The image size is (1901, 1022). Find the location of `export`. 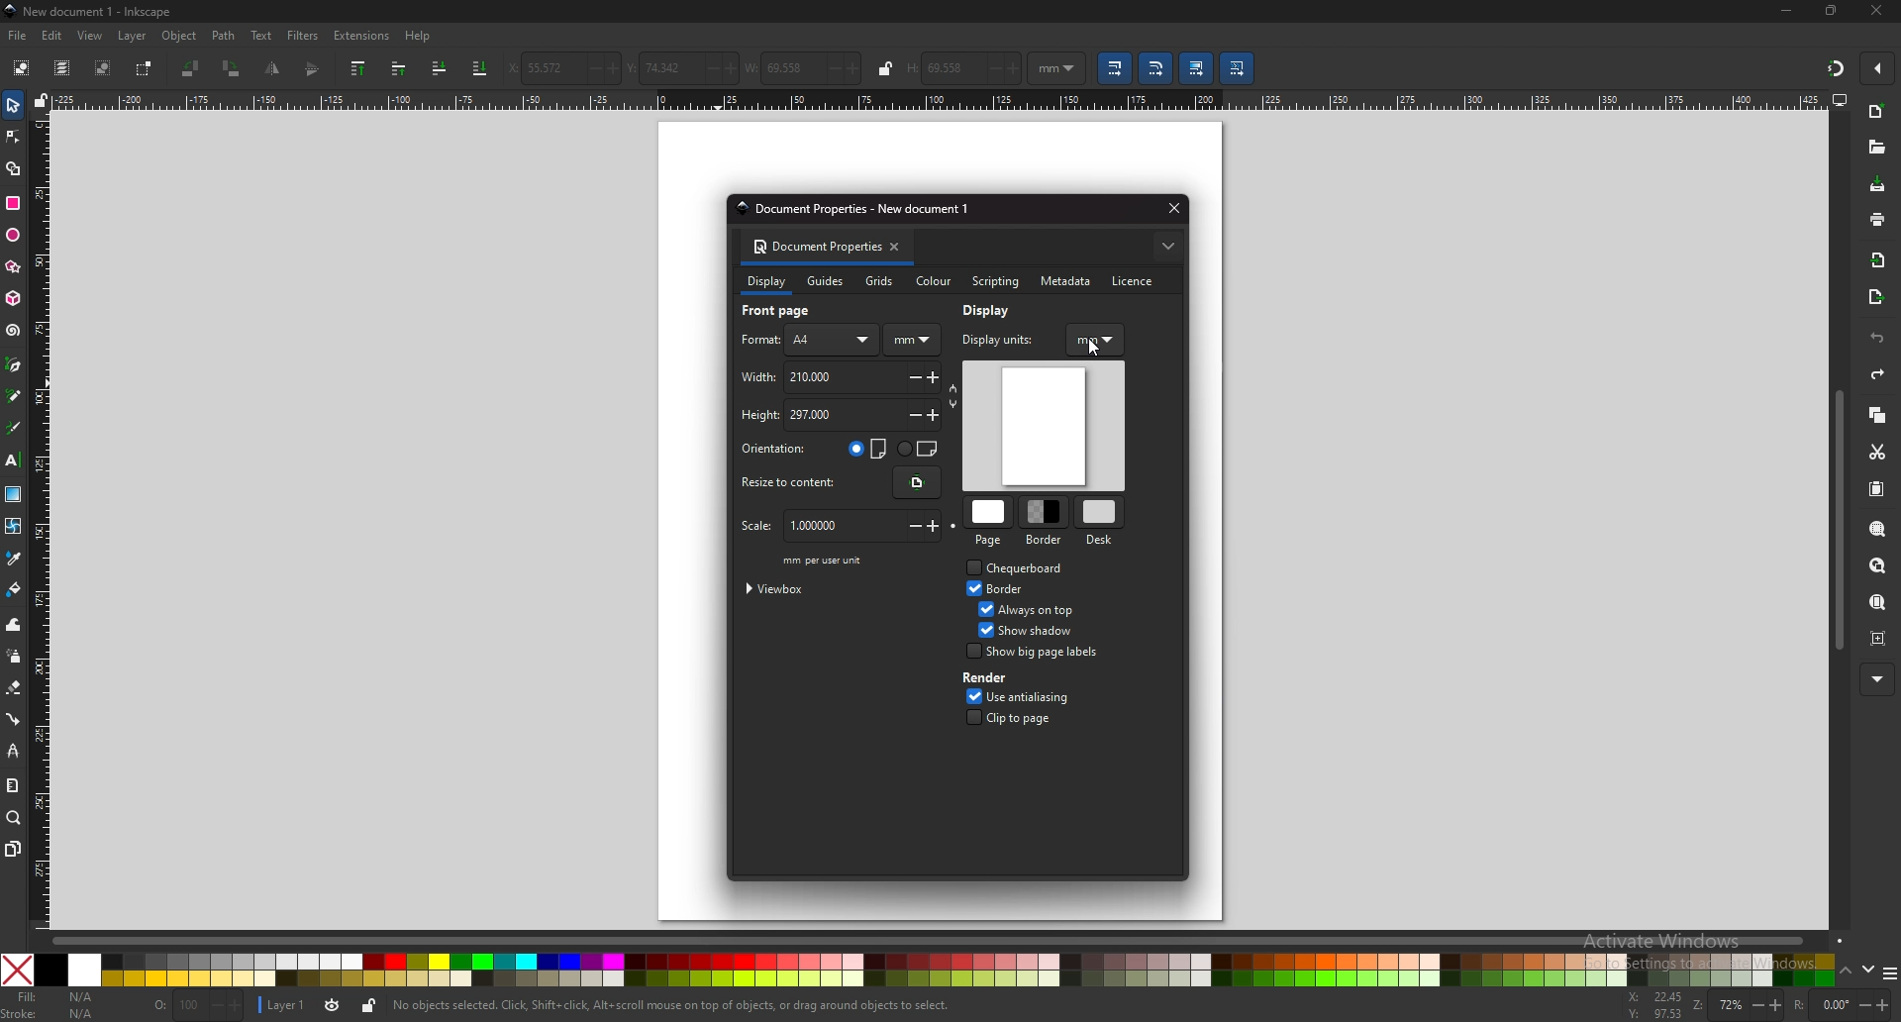

export is located at coordinates (1876, 297).